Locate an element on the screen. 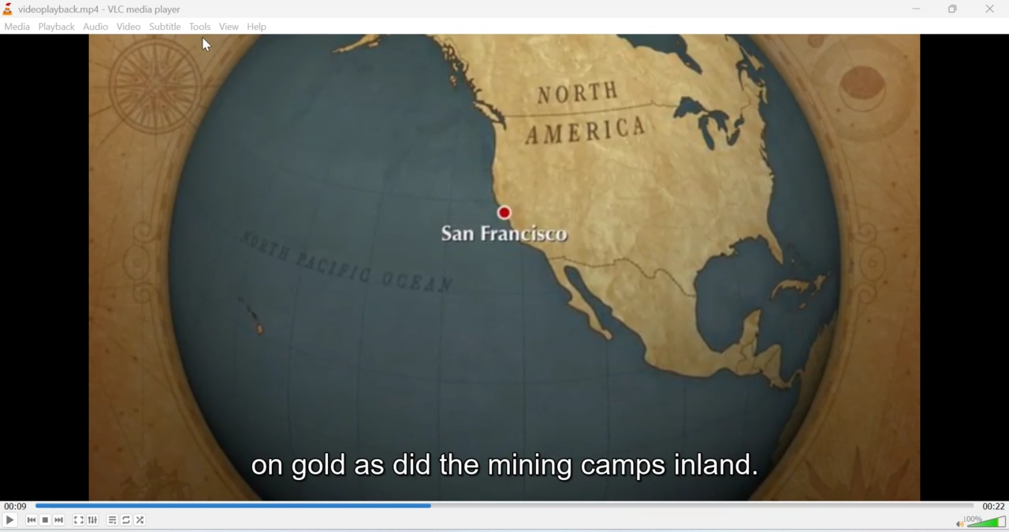 The height and width of the screenshot is (532, 1009). Subtitle is located at coordinates (165, 28).